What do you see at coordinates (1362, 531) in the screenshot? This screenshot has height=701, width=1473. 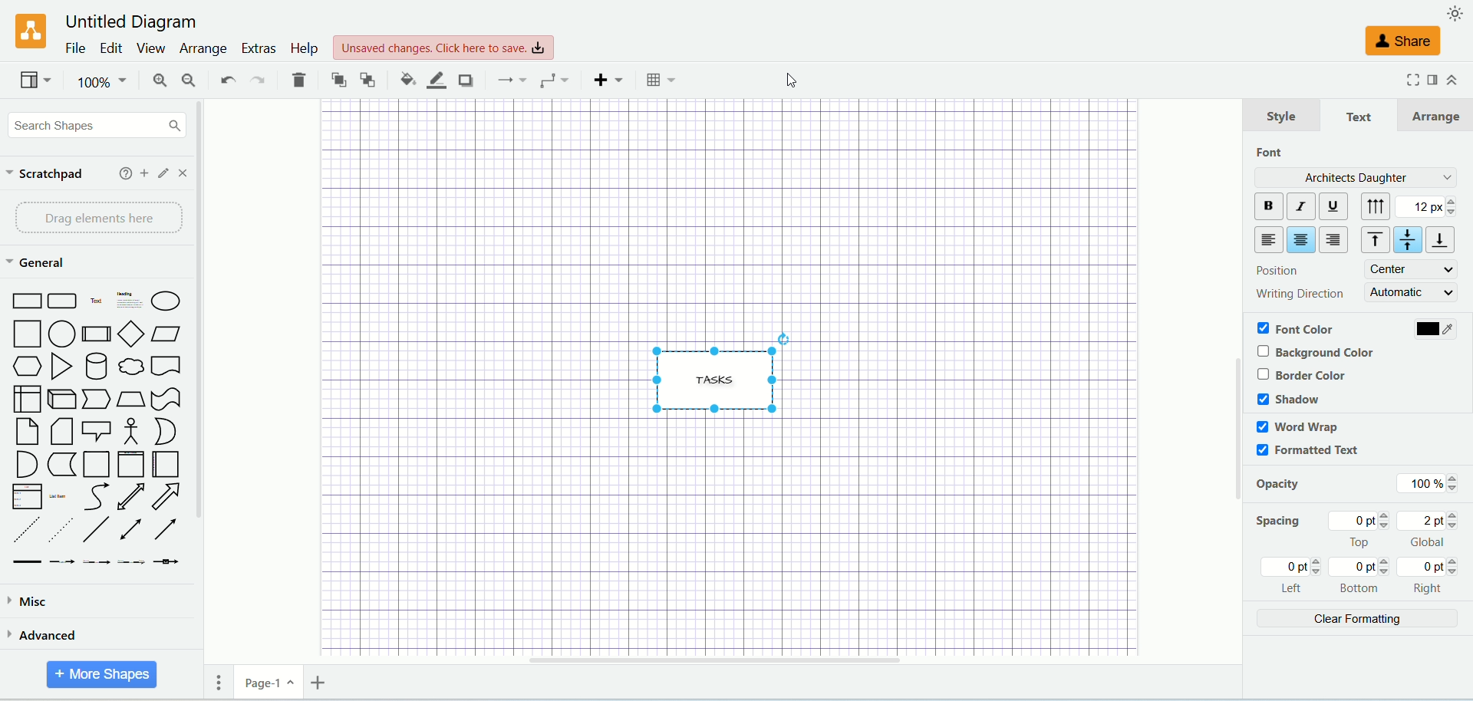 I see `top` at bounding box center [1362, 531].